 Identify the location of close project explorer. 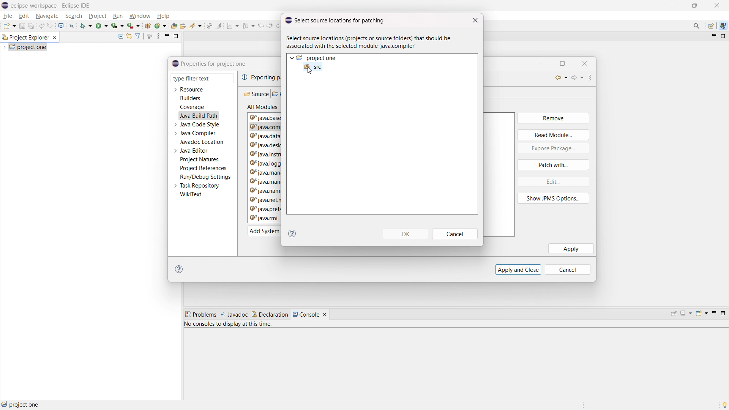
(55, 38).